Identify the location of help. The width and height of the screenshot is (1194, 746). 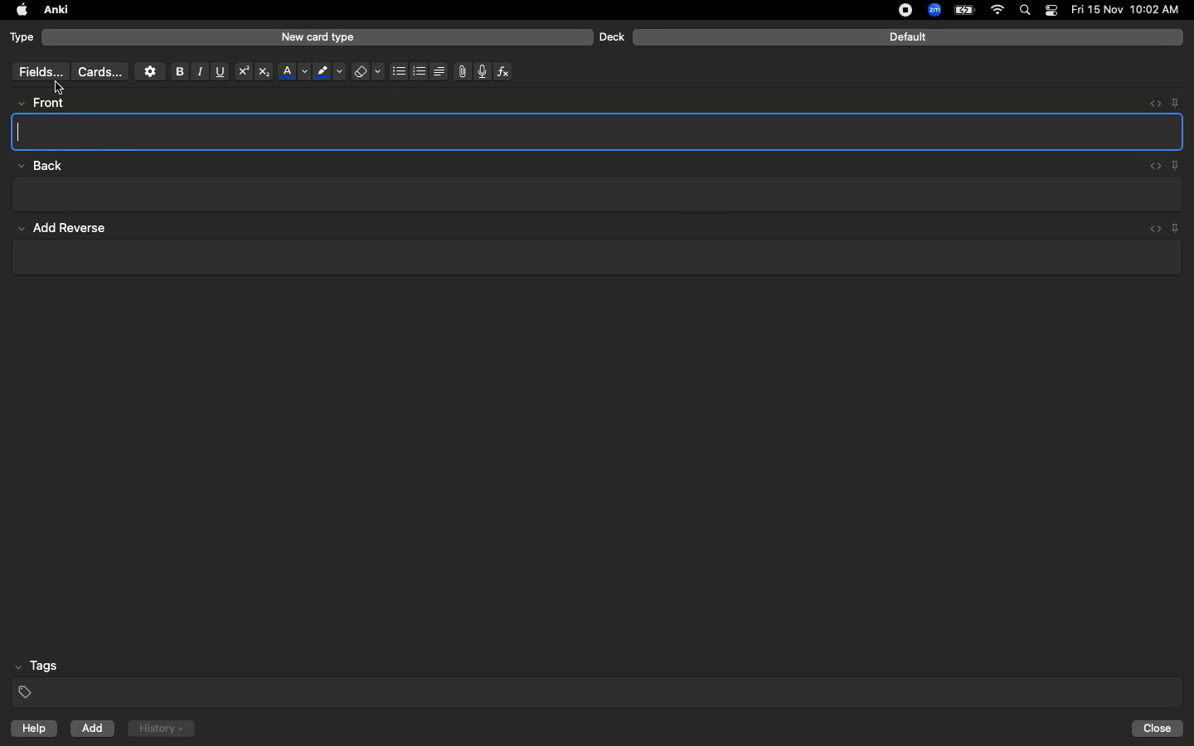
(31, 730).